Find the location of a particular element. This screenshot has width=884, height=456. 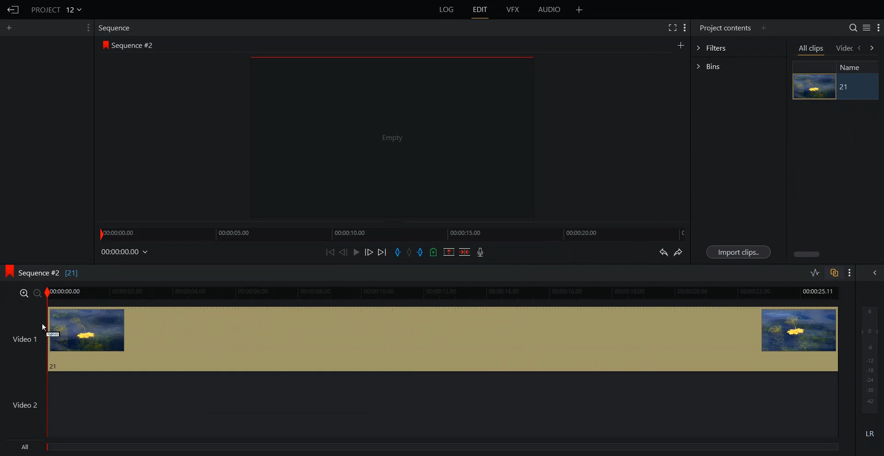

Move forwaars is located at coordinates (872, 48).